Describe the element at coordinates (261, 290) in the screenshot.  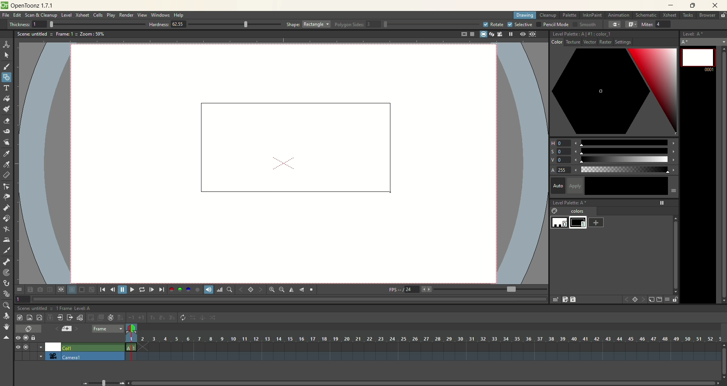
I see `next key` at that location.